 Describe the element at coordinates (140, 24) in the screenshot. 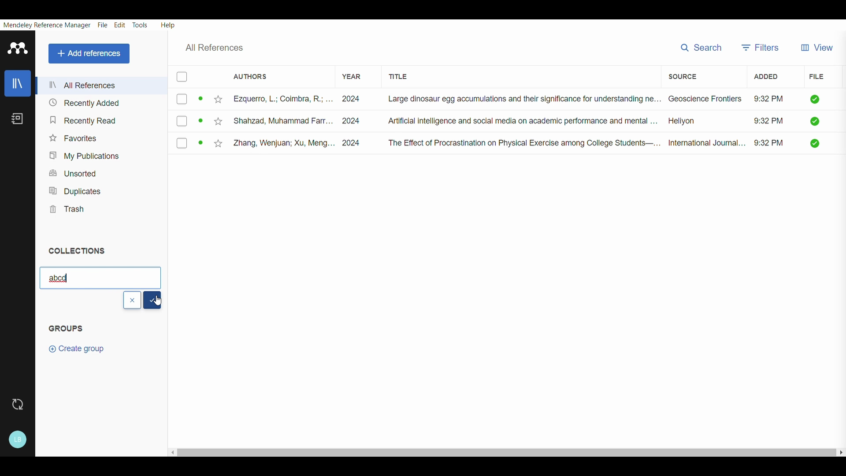

I see `Tools` at that location.